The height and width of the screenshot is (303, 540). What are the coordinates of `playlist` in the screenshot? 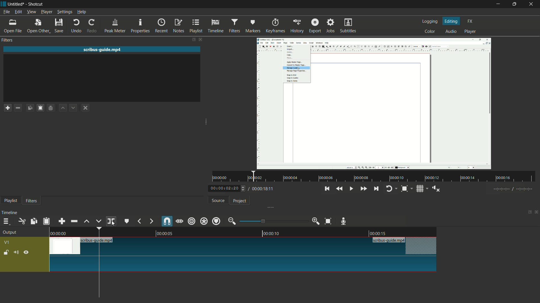 It's located at (10, 201).